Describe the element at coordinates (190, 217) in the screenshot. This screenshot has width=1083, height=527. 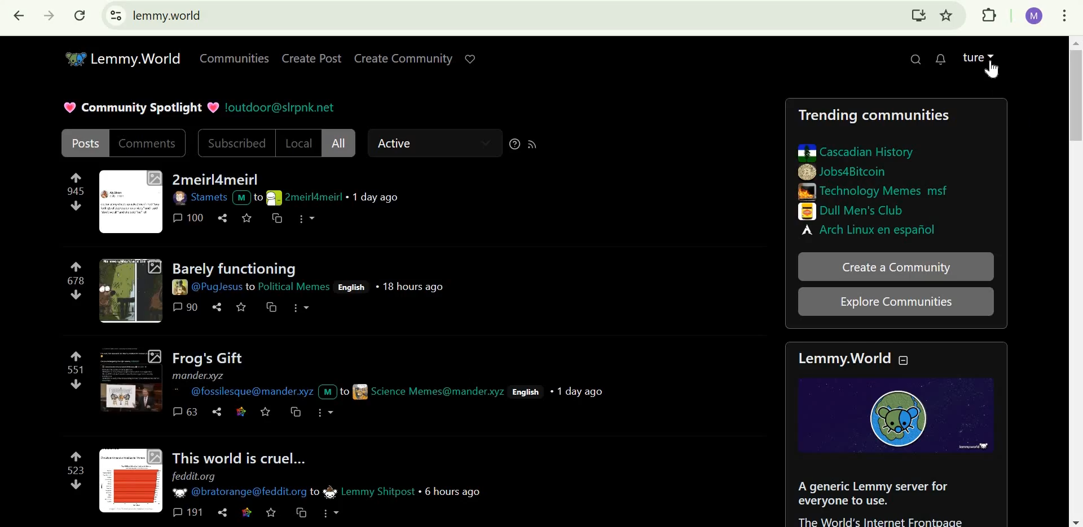
I see `100 comments` at that location.